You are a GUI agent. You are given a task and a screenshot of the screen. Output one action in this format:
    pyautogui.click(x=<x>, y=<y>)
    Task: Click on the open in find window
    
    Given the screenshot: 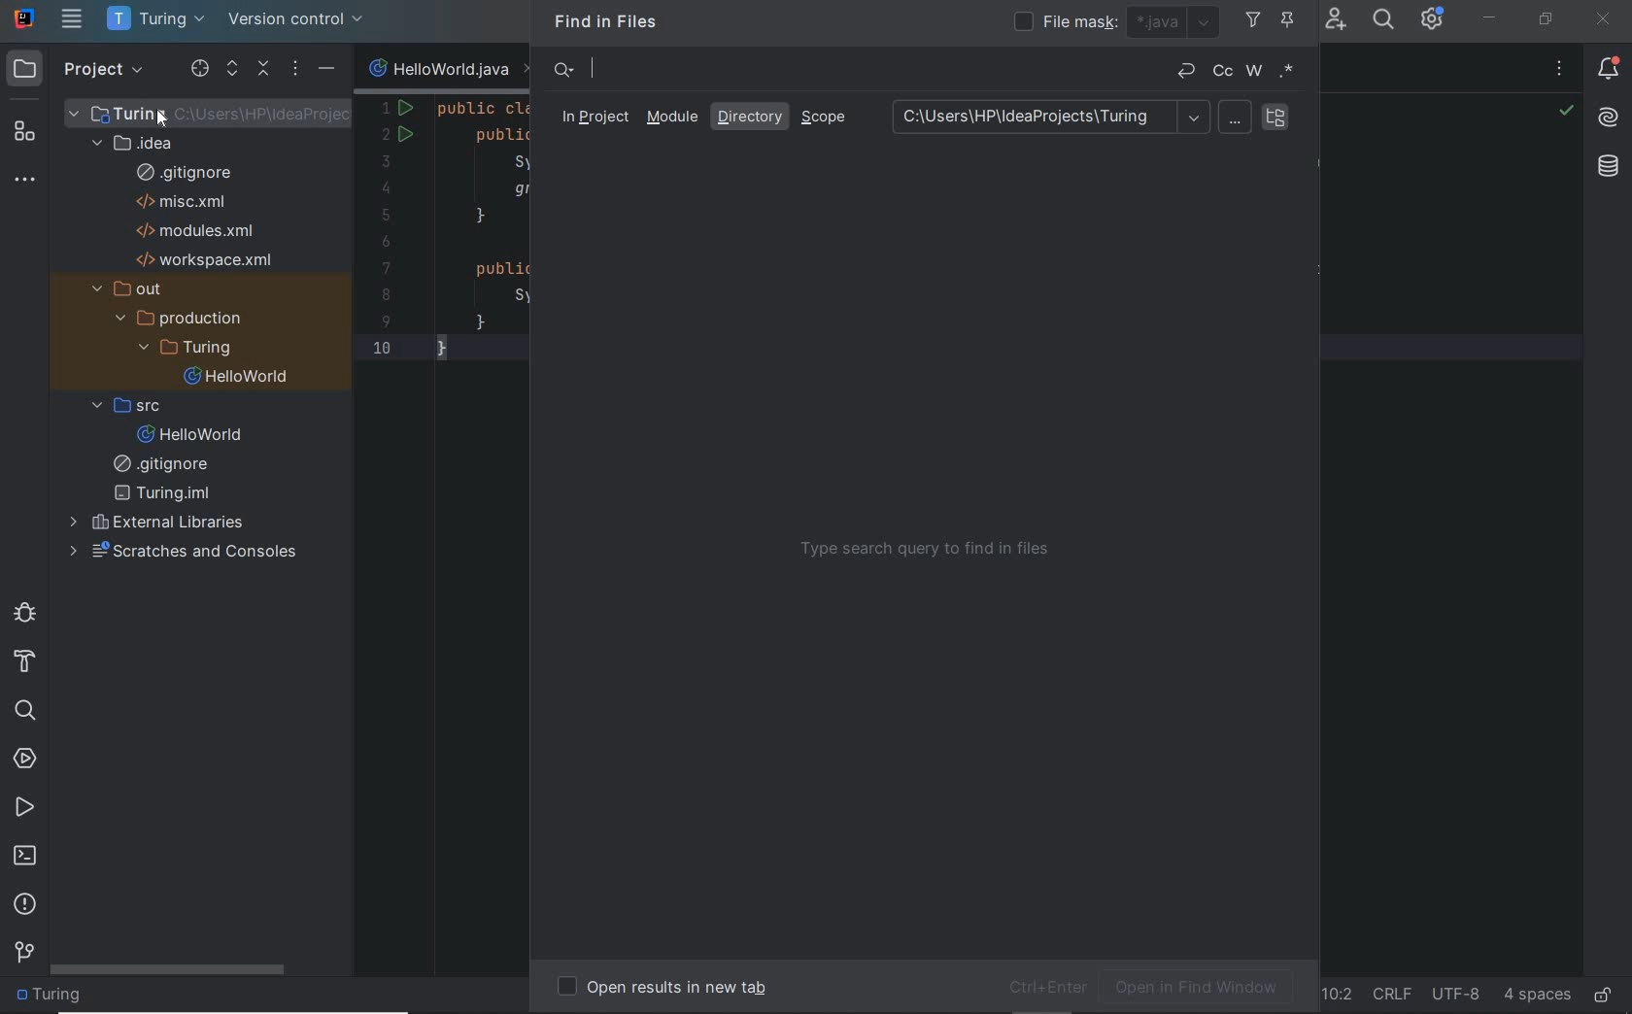 What is the action you would take?
    pyautogui.click(x=1209, y=987)
    